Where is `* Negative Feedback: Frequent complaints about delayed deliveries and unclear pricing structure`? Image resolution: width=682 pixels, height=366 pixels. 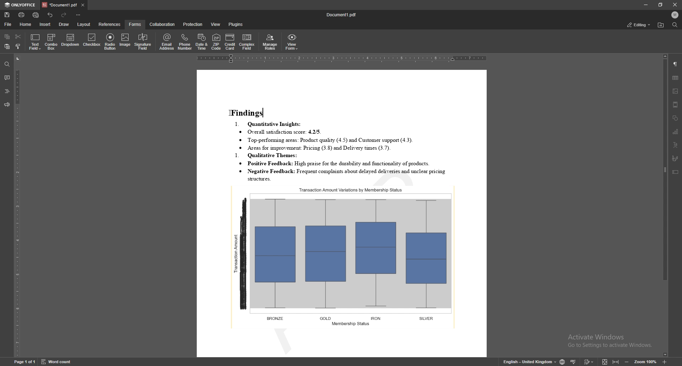 * Negative Feedback: Frequent complaints about delayed deliveries and unclear pricing structure is located at coordinates (345, 175).